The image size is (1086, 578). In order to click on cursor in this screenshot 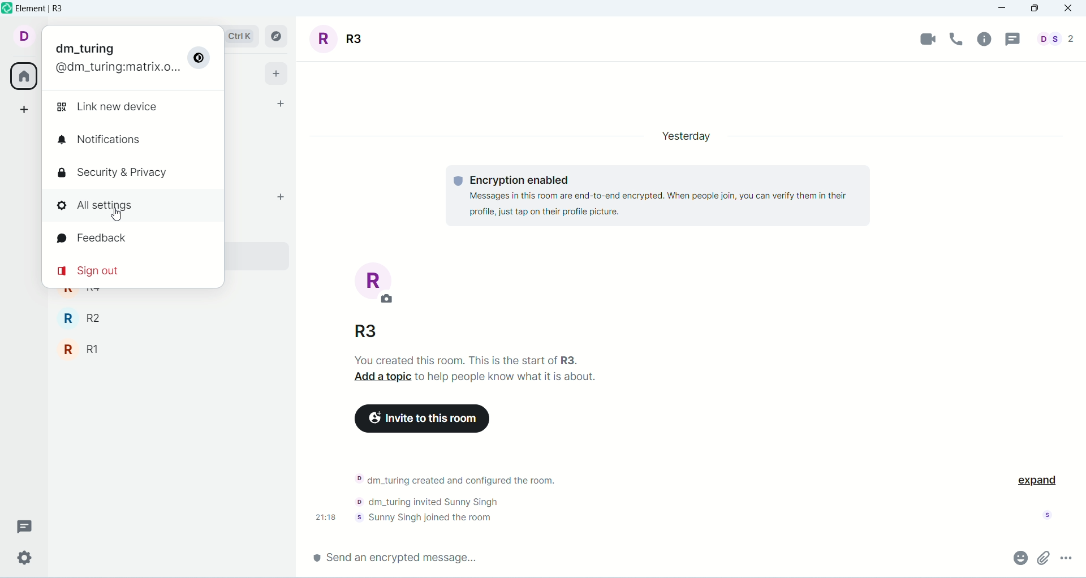, I will do `click(115, 215)`.